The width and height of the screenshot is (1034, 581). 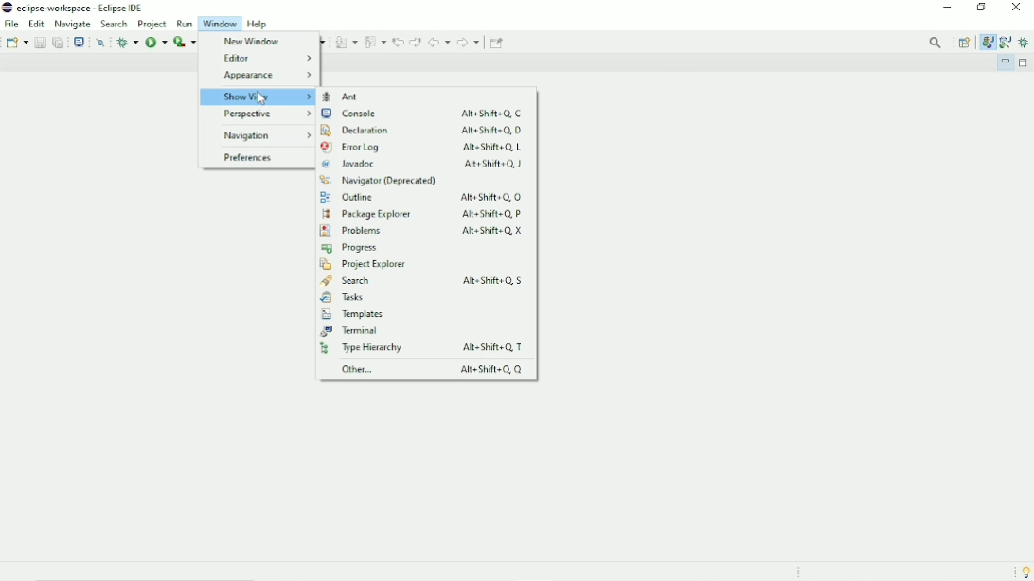 What do you see at coordinates (87, 7) in the screenshot?
I see `eclipse-workspace - eclipse ide` at bounding box center [87, 7].